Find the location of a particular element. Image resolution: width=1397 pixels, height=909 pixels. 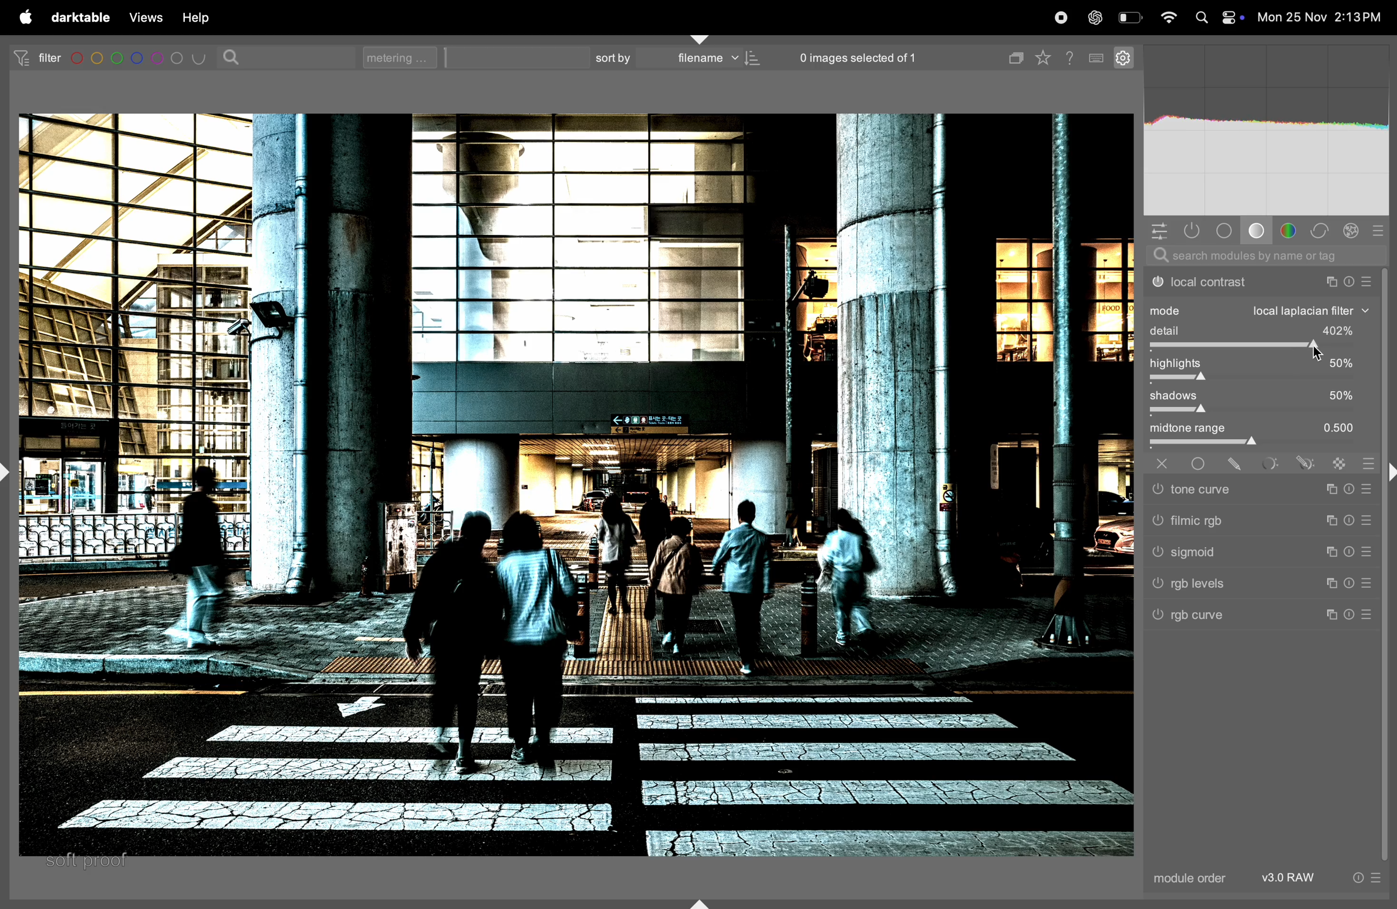

rgb curve is located at coordinates (1253, 618).